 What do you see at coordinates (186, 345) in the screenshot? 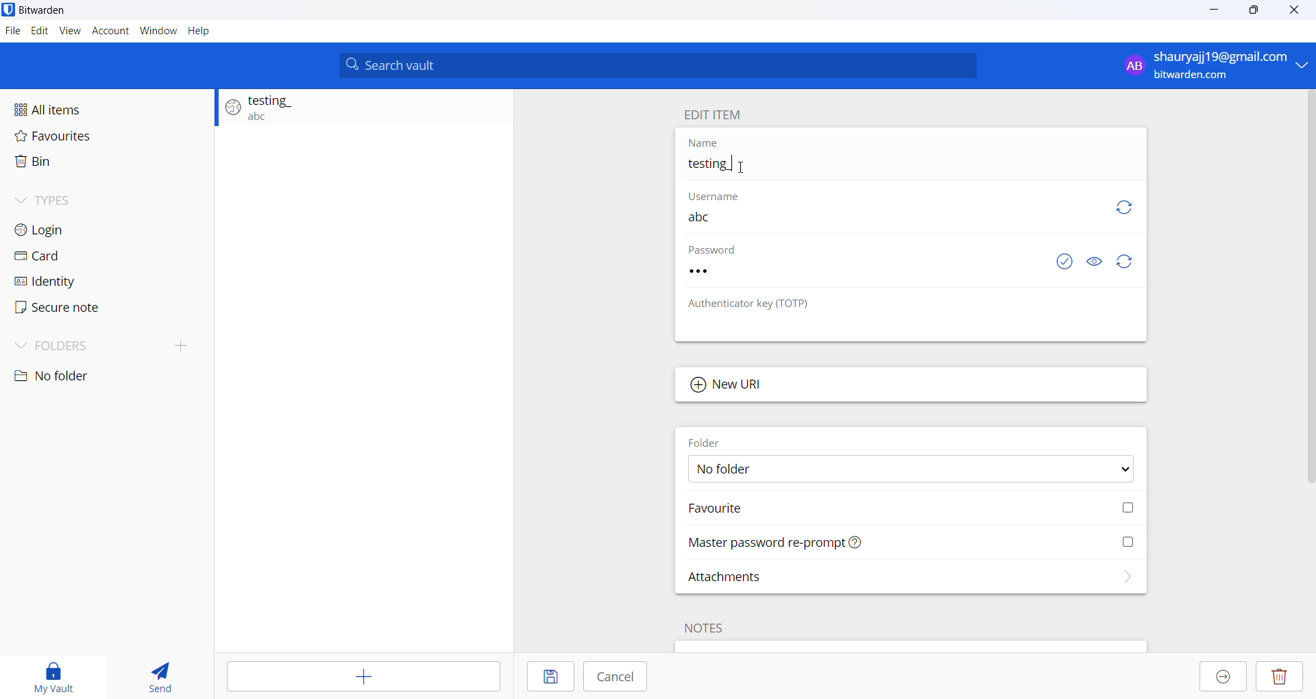
I see `create folder` at bounding box center [186, 345].